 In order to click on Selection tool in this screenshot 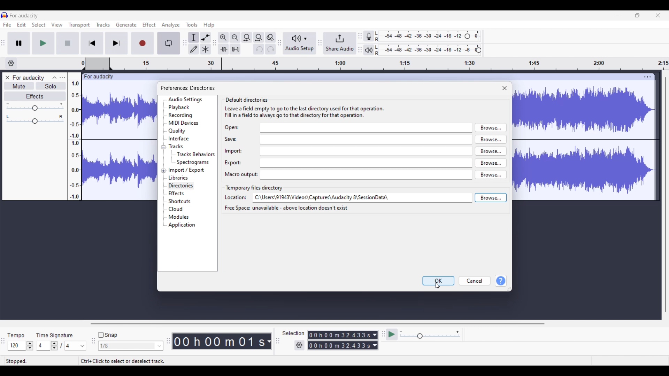, I will do `click(194, 37)`.